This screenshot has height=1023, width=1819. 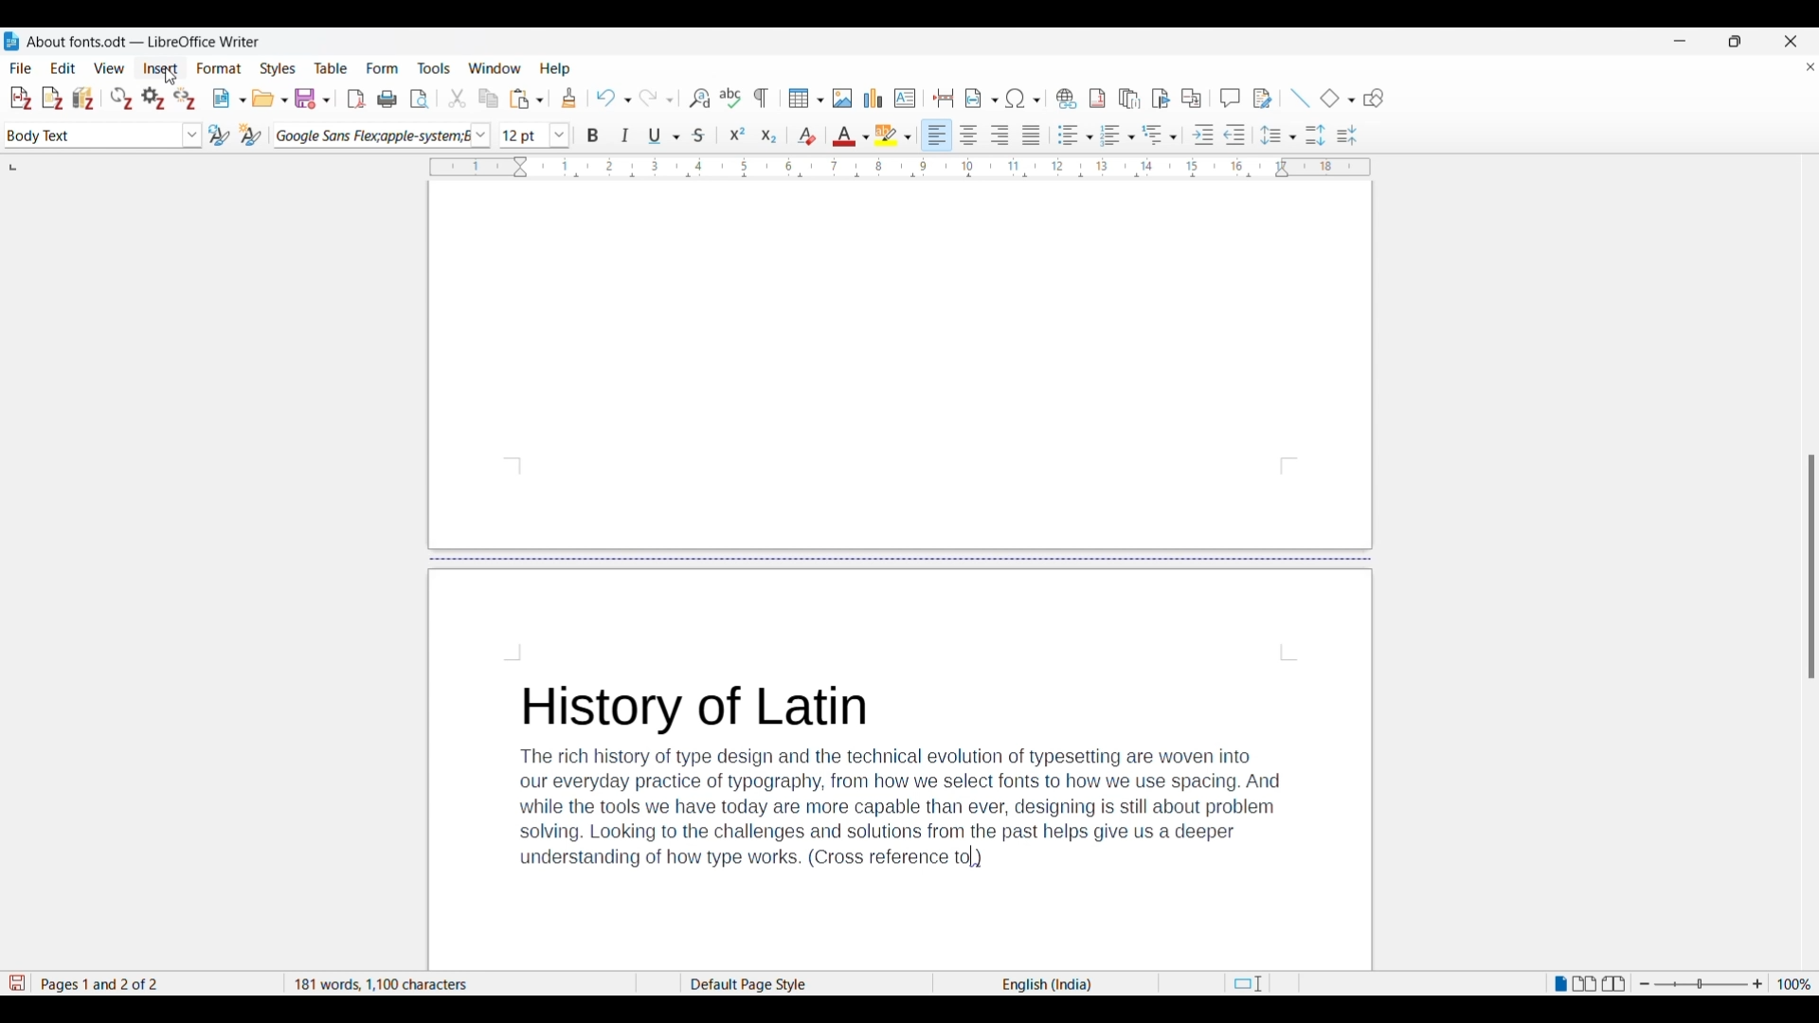 What do you see at coordinates (1701, 985) in the screenshot?
I see `Change zoom slider` at bounding box center [1701, 985].